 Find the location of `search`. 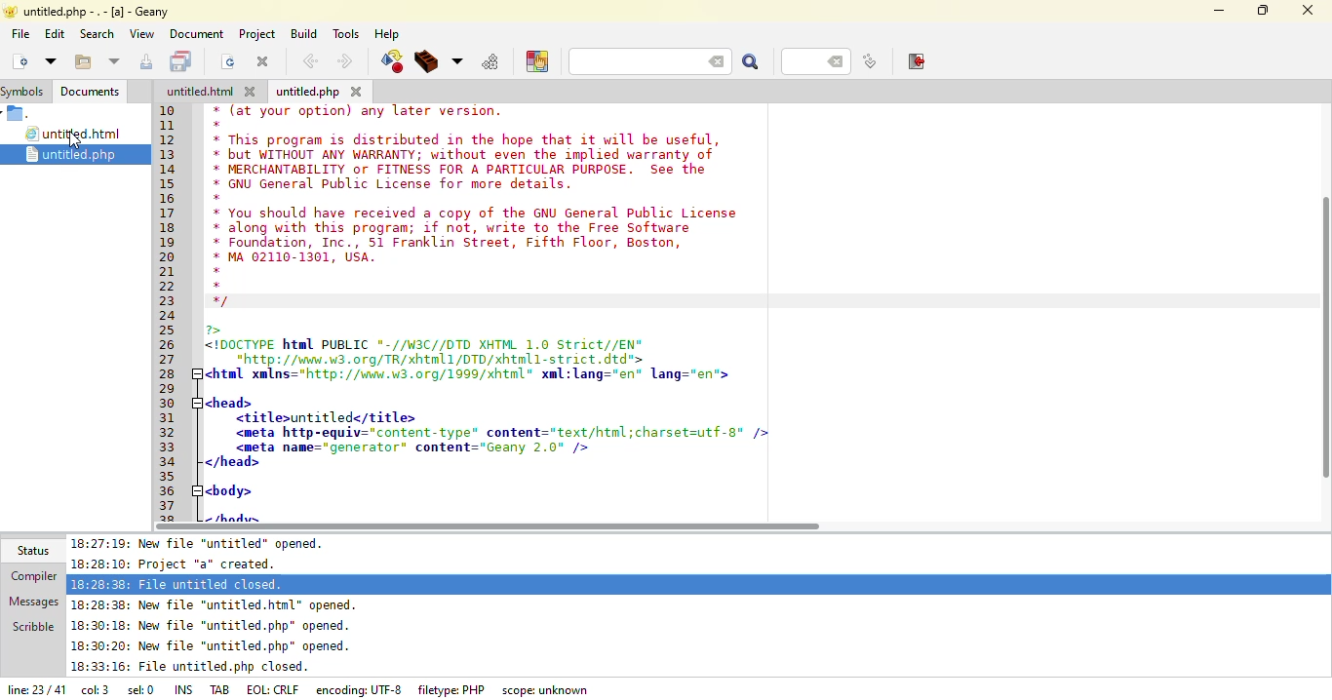

search is located at coordinates (752, 64).